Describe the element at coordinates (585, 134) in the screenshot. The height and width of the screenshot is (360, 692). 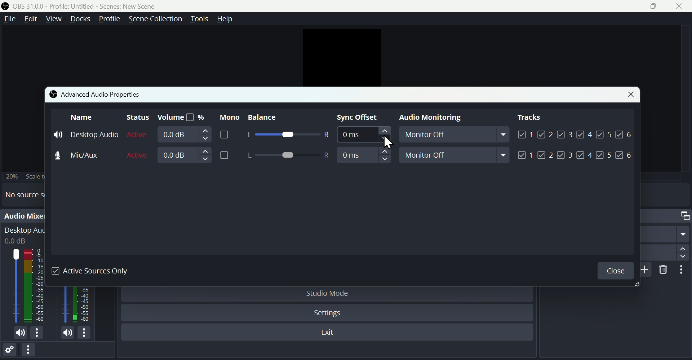
I see `(un)check Track 4` at that location.